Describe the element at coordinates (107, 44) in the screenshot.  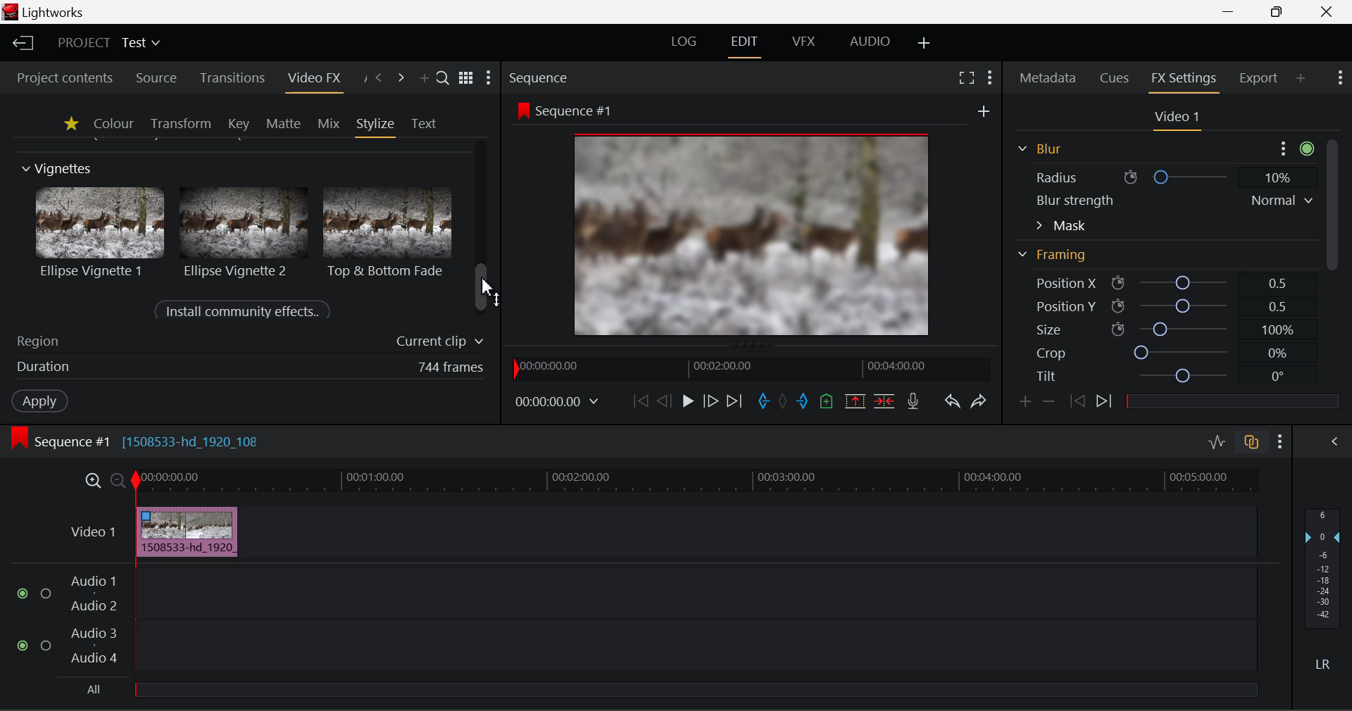
I see `Project Title` at that location.